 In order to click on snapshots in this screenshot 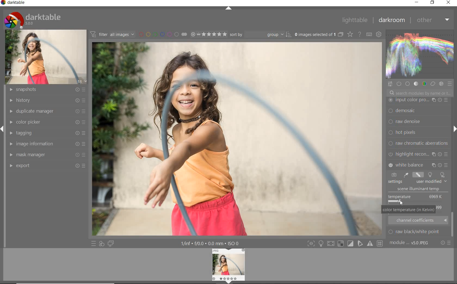, I will do `click(45, 90)`.